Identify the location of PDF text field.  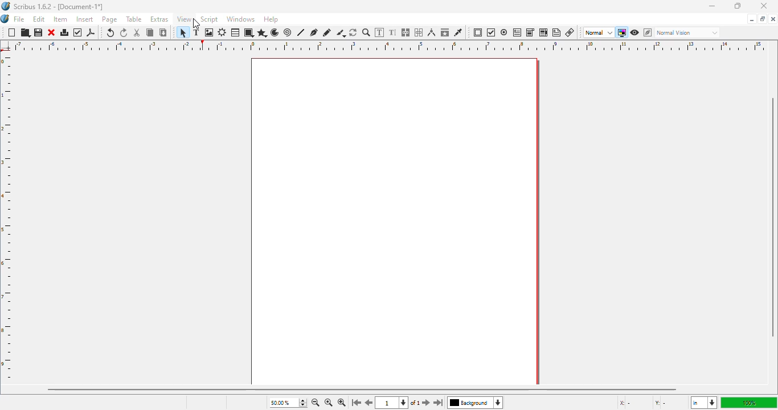
(517, 32).